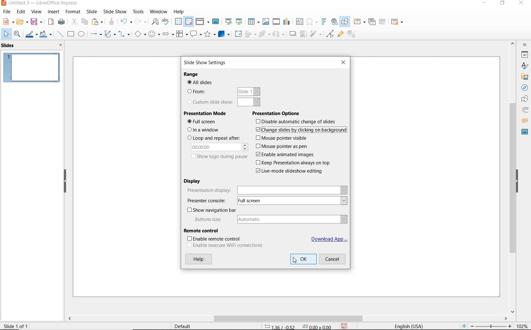 Image resolution: width=531 pixels, height=330 pixels. I want to click on SROLLBAR, so click(513, 178).